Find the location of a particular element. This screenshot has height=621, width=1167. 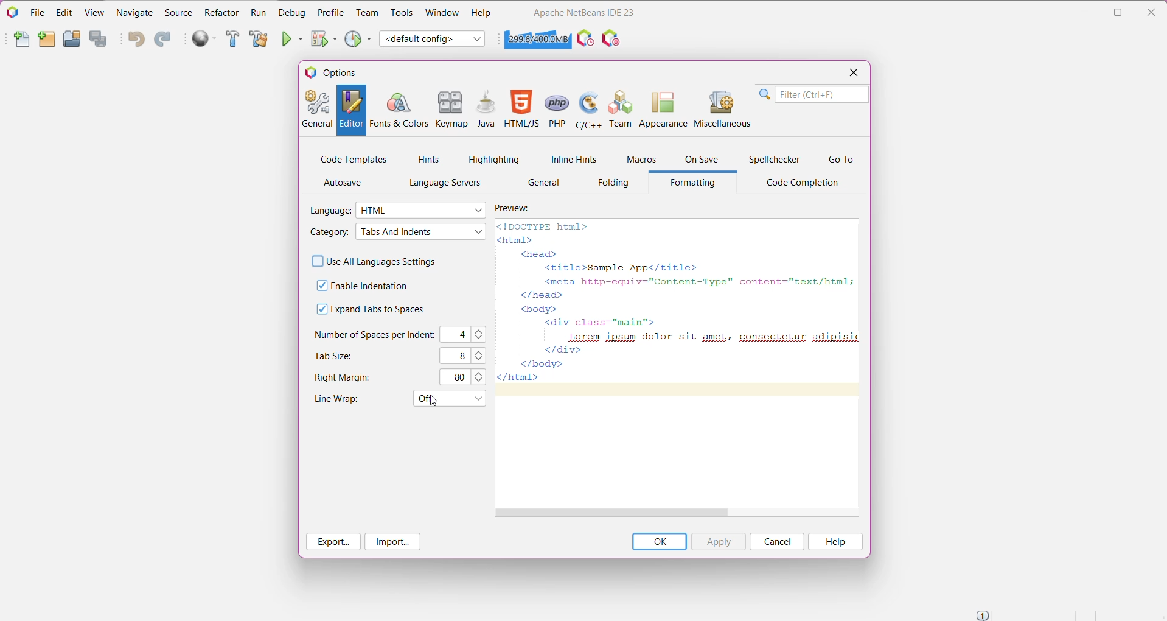

New File is located at coordinates (21, 41).